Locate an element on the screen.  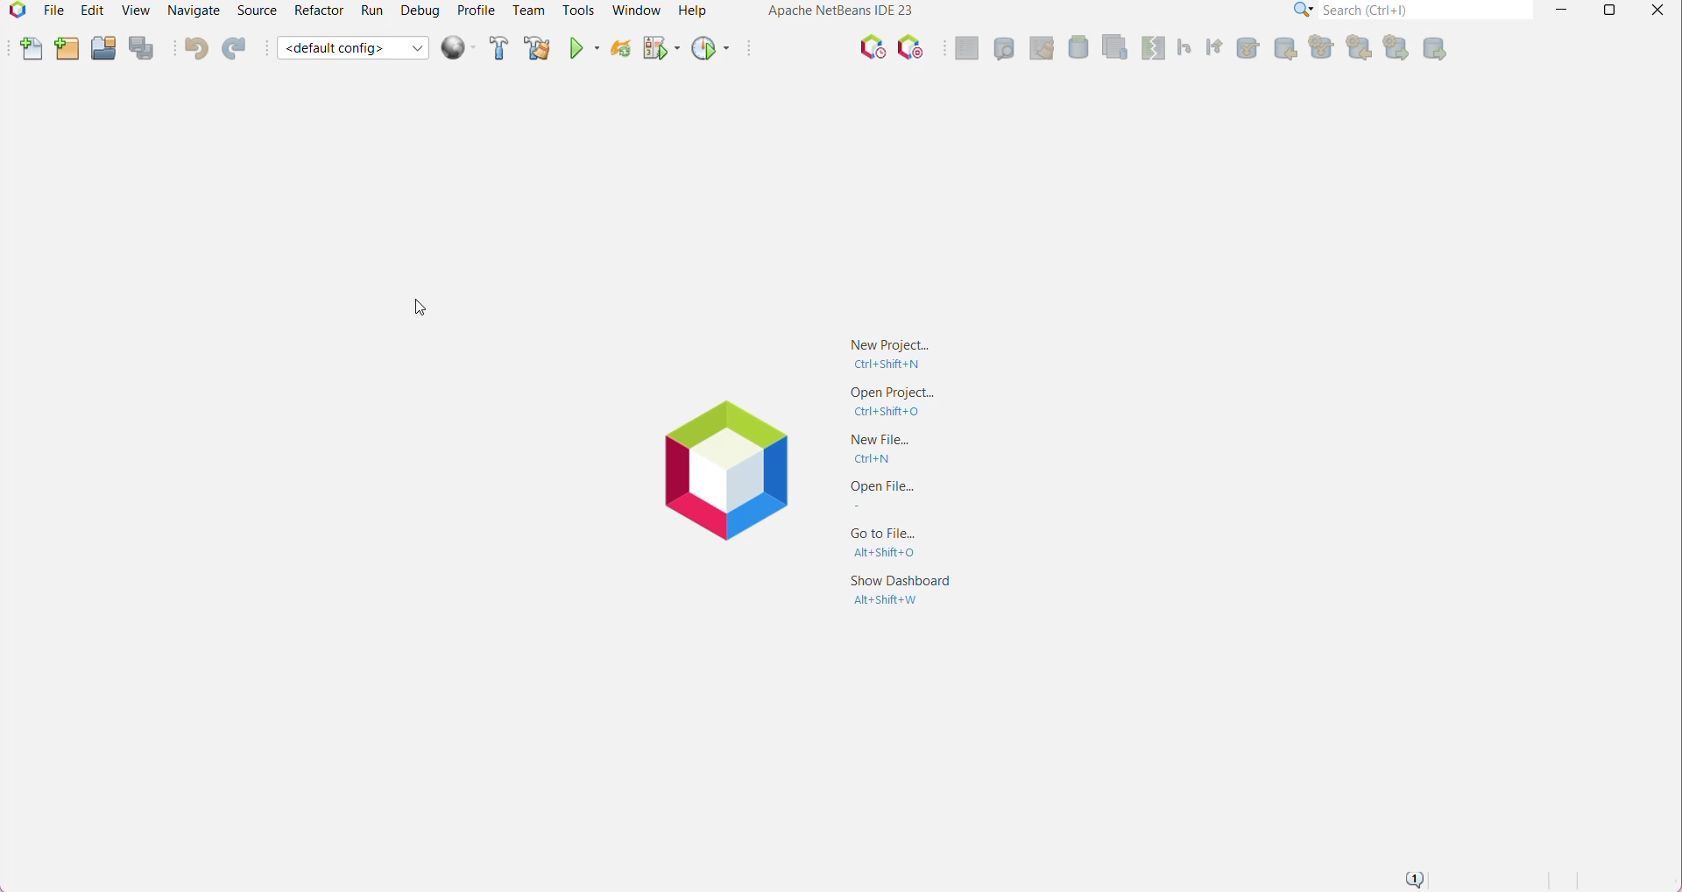
Run is located at coordinates (372, 11).